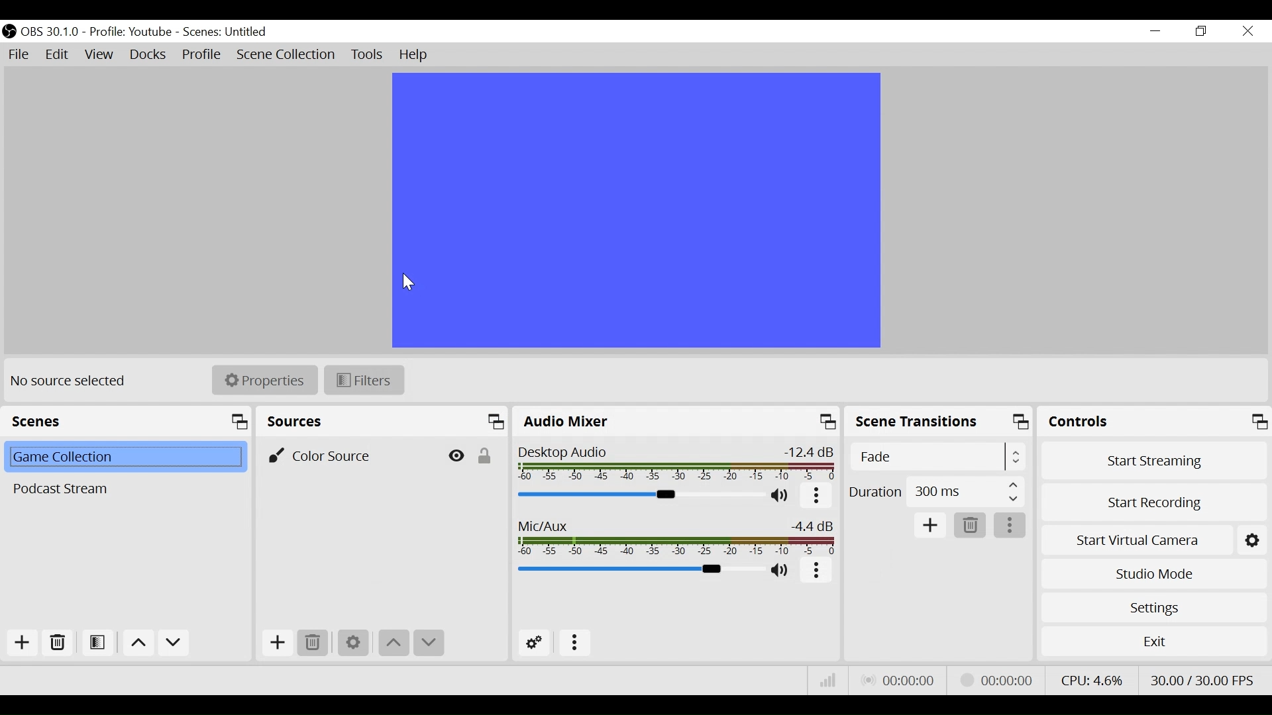 The height and width of the screenshot is (715, 1272). I want to click on Scene, so click(123, 458).